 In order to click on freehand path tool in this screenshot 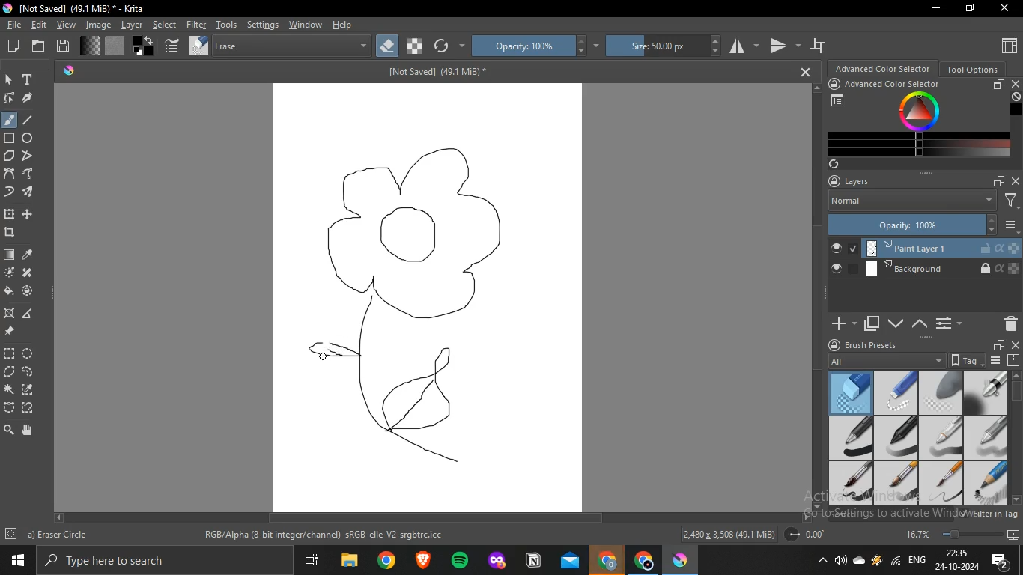, I will do `click(29, 173)`.